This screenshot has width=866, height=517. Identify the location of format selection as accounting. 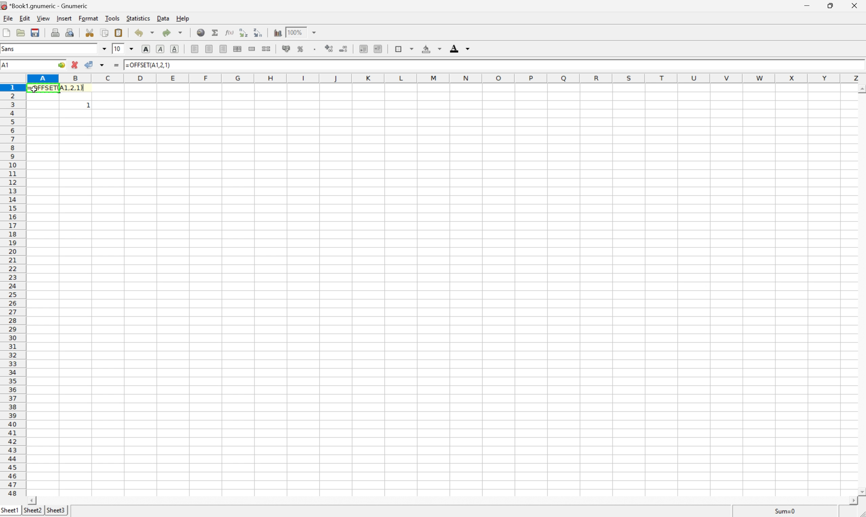
(288, 48).